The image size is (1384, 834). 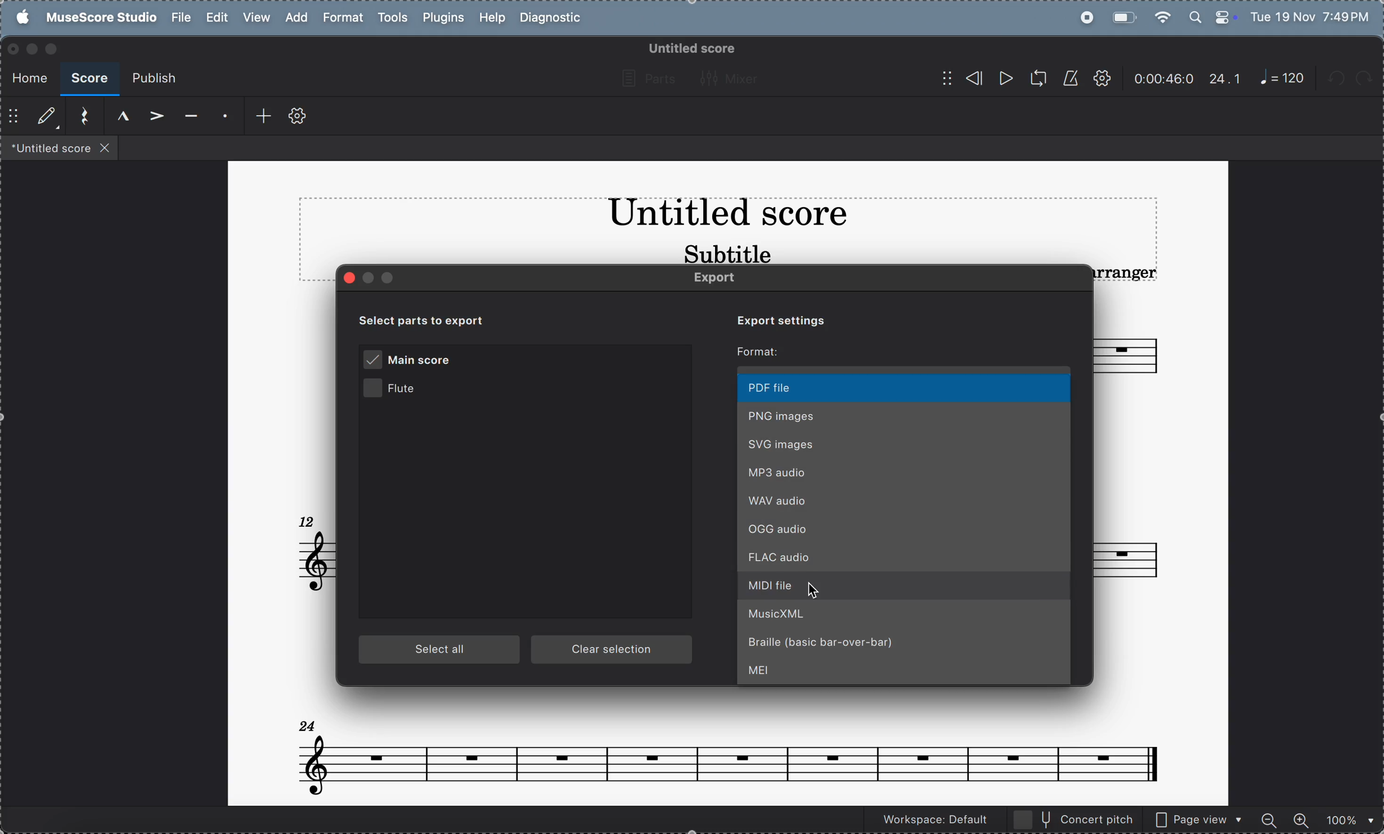 What do you see at coordinates (905, 472) in the screenshot?
I see `MP3` at bounding box center [905, 472].